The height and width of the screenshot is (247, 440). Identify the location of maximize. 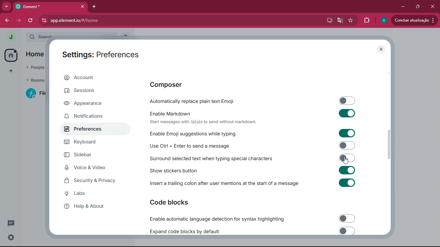
(416, 6).